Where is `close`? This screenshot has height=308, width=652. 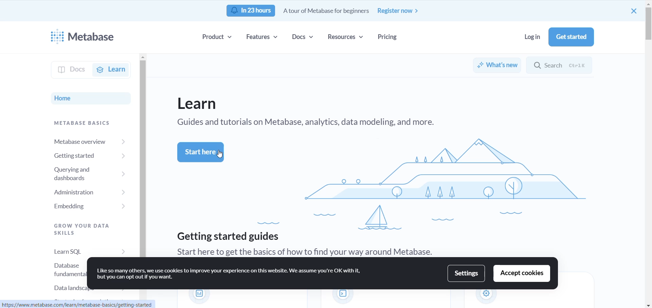 close is located at coordinates (633, 11).